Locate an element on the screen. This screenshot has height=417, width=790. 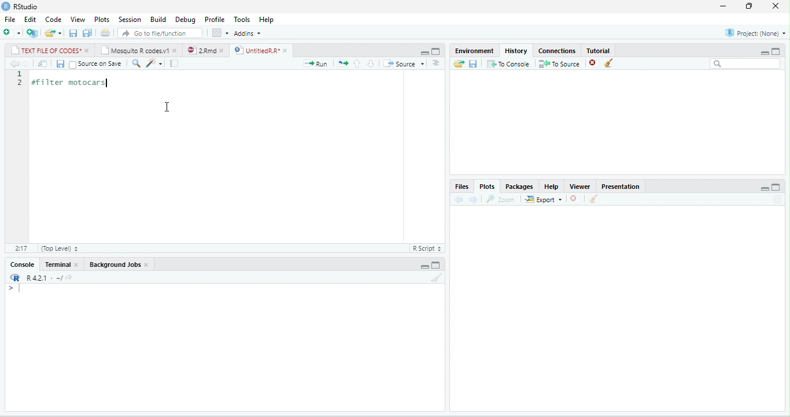
maximize is located at coordinates (776, 51).